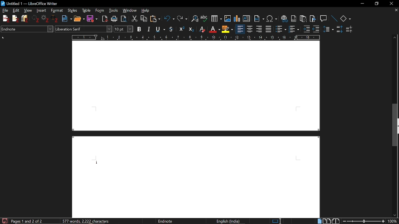 The image size is (399, 224). What do you see at coordinates (140, 29) in the screenshot?
I see `Bold` at bounding box center [140, 29].